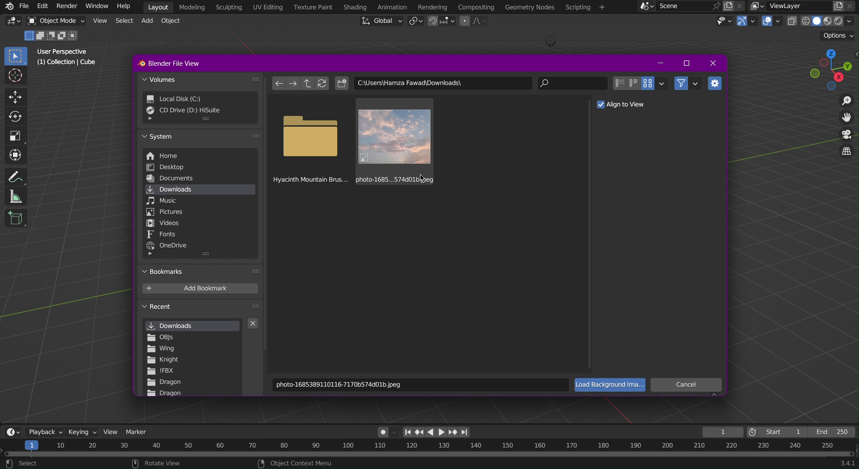 The image size is (859, 469). What do you see at coordinates (14, 176) in the screenshot?
I see `Annotate` at bounding box center [14, 176].